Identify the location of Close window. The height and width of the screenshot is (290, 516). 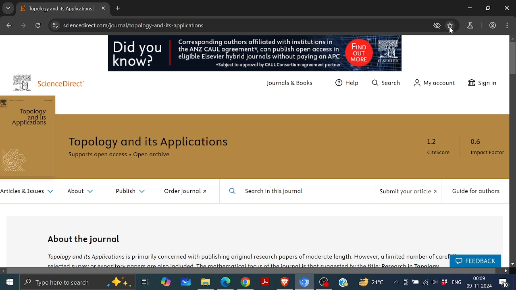
(507, 8).